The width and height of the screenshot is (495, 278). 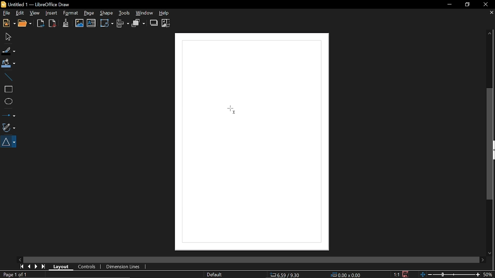 What do you see at coordinates (166, 23) in the screenshot?
I see `Crop` at bounding box center [166, 23].